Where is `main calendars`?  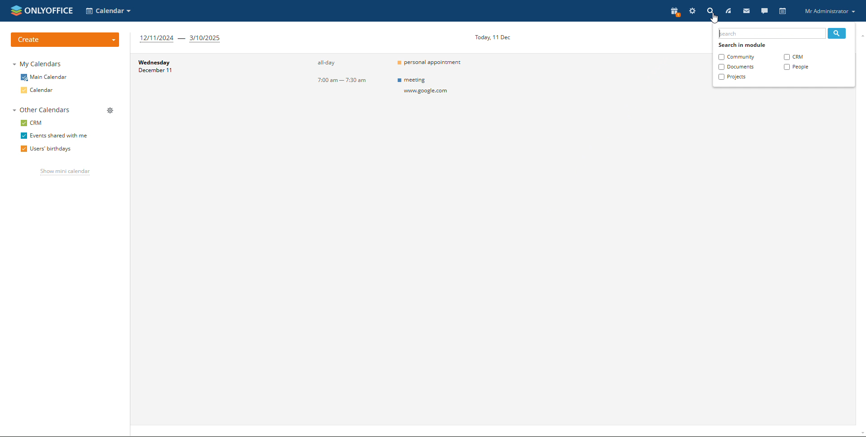 main calendars is located at coordinates (45, 77).